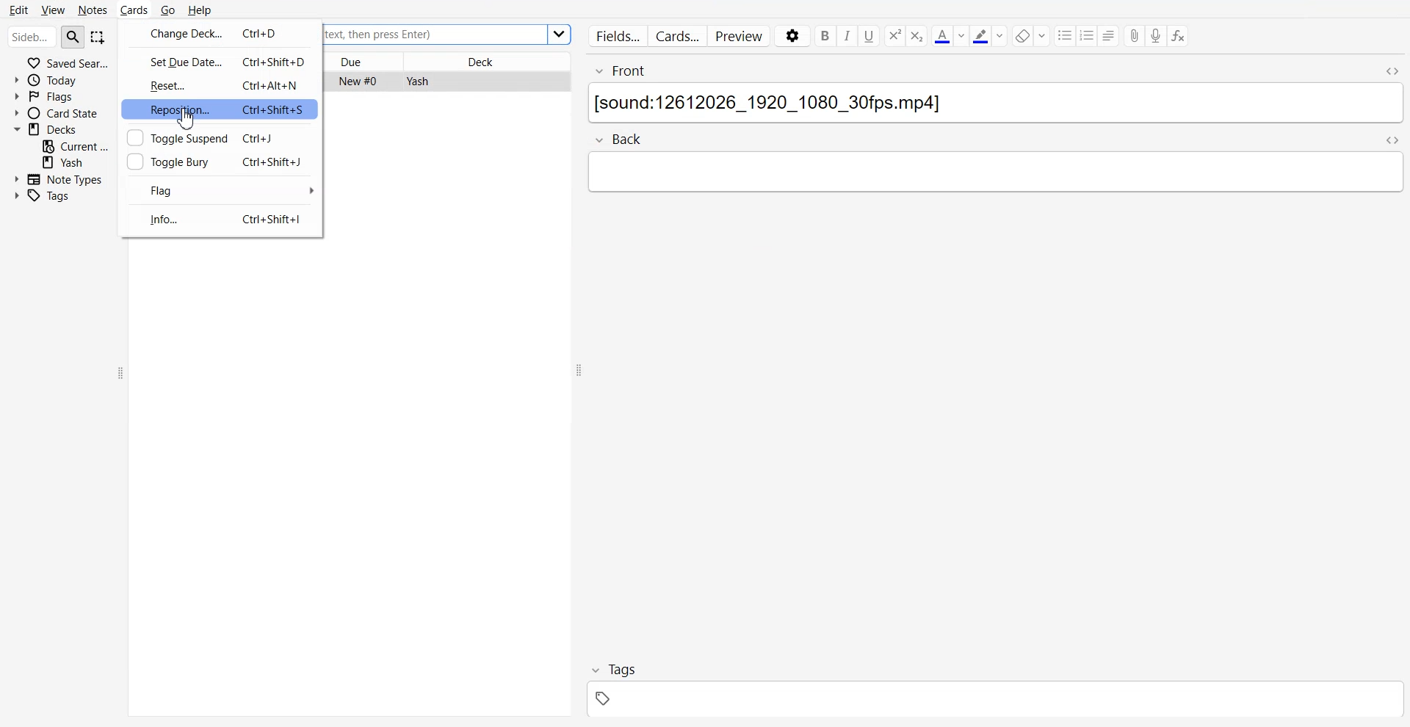 This screenshot has width=1410, height=727. I want to click on type, so click(994, 170).